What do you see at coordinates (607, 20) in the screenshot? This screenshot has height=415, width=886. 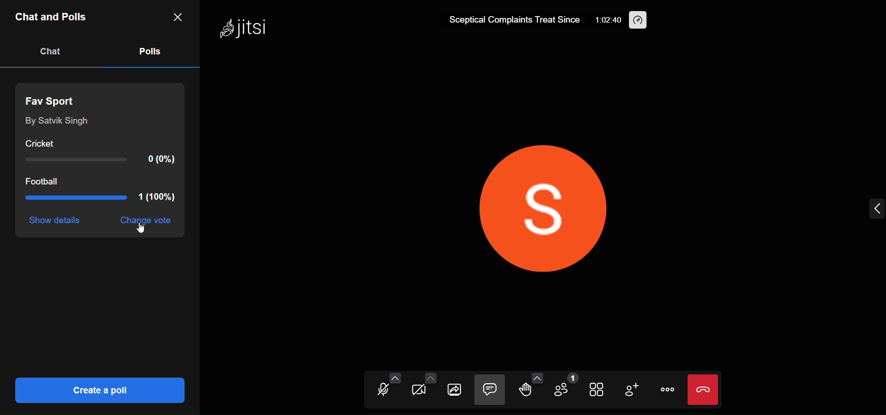 I see `1:02:40` at bounding box center [607, 20].